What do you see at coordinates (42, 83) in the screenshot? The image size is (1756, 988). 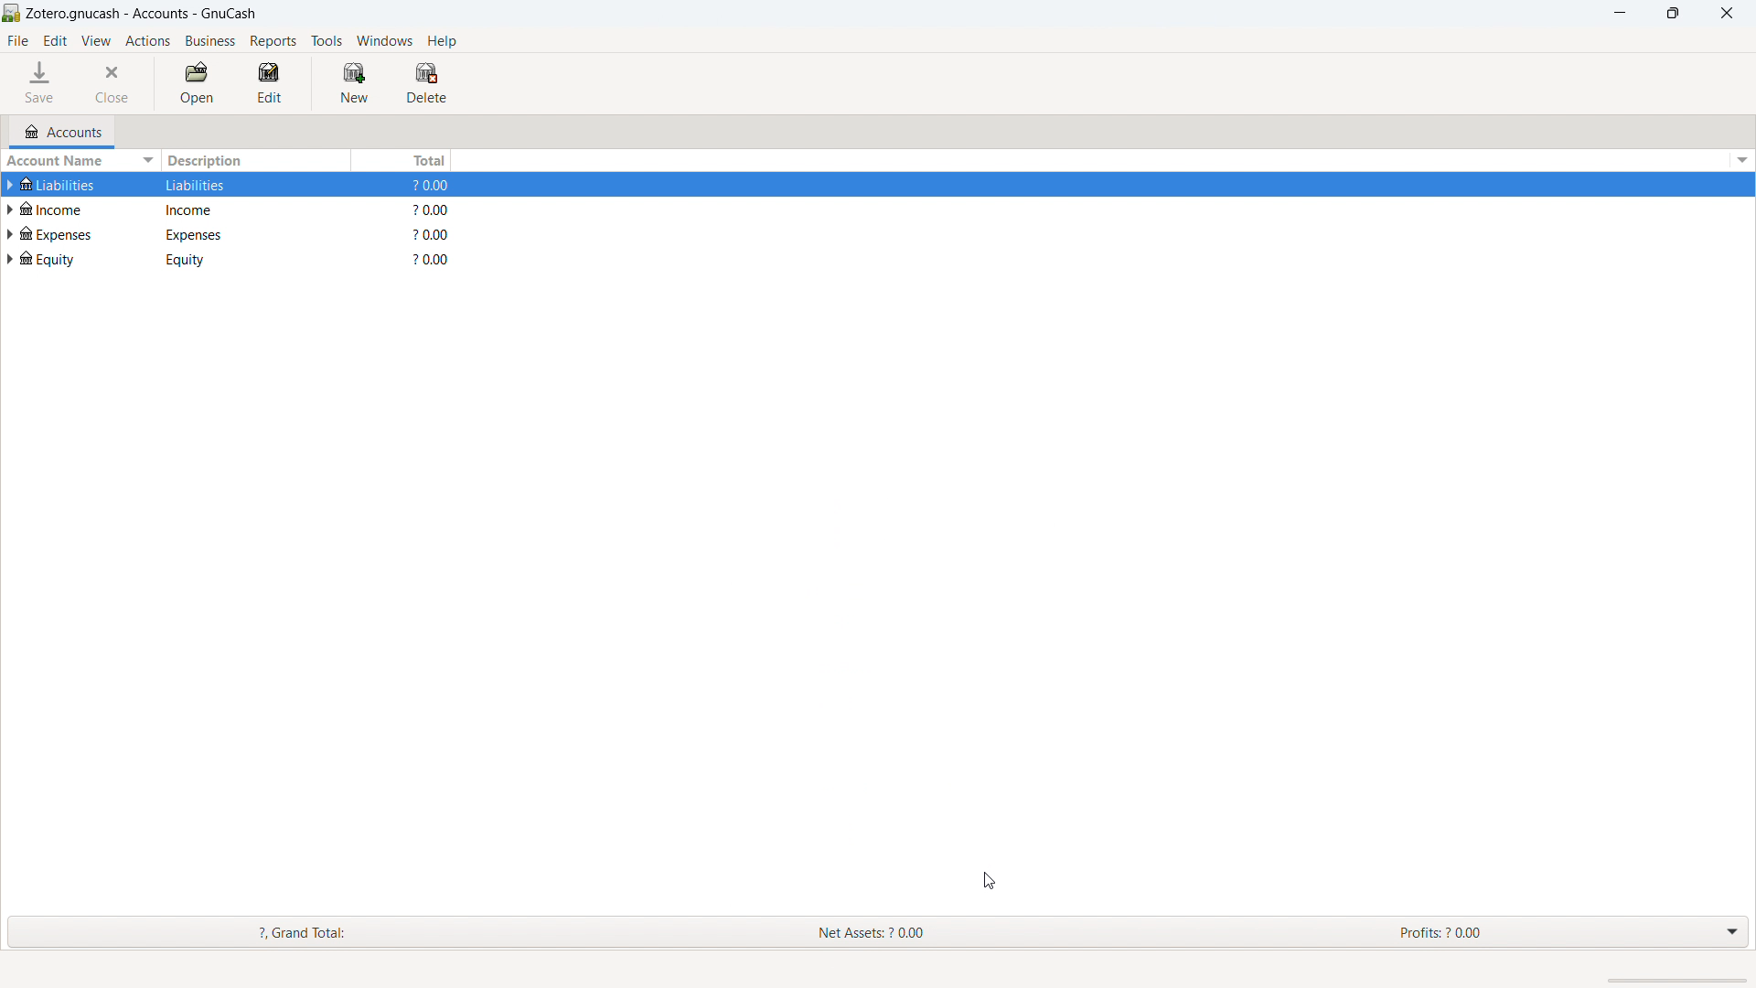 I see `save` at bounding box center [42, 83].